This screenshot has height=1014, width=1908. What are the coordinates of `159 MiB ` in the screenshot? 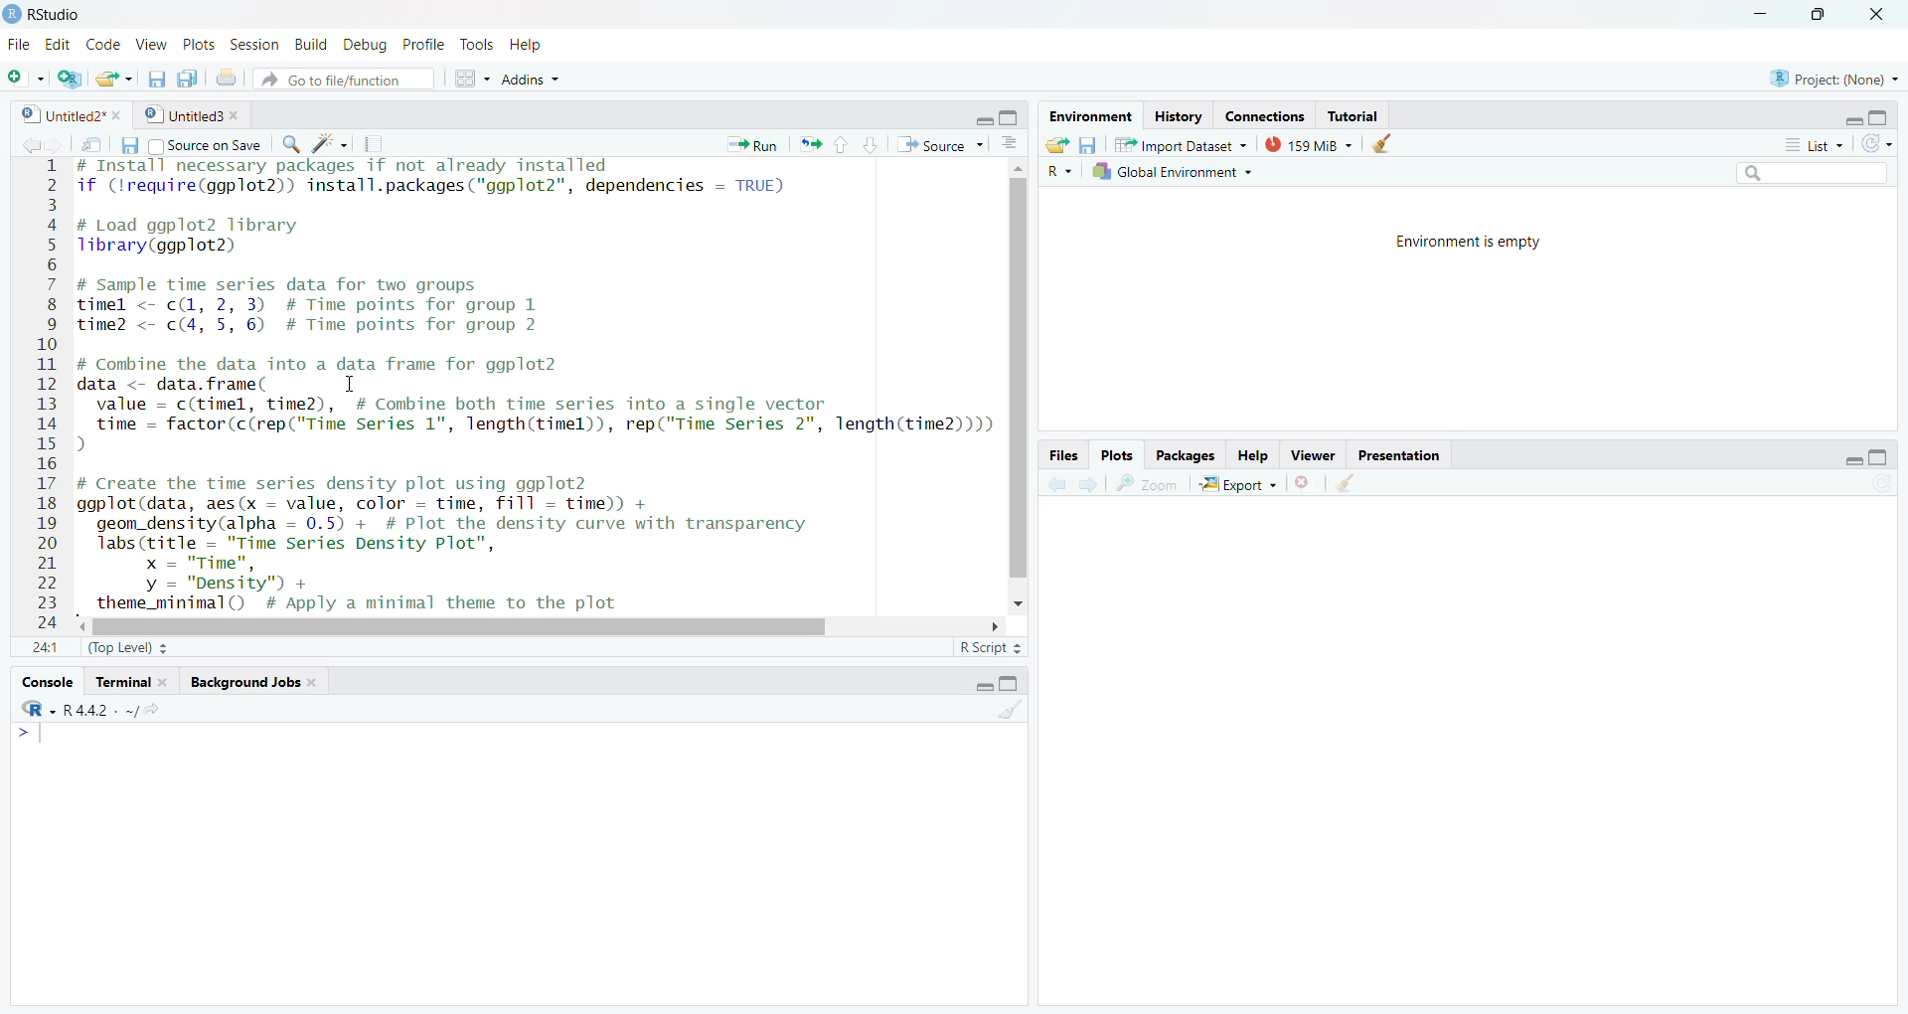 It's located at (1306, 144).